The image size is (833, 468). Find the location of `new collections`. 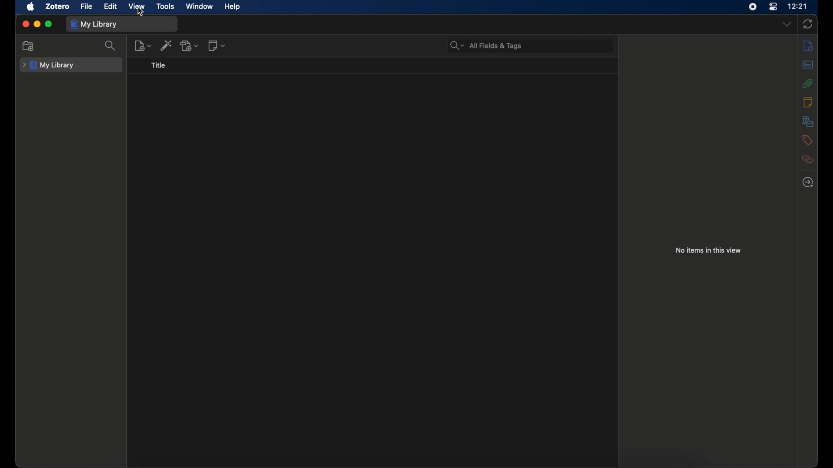

new collections is located at coordinates (28, 46).